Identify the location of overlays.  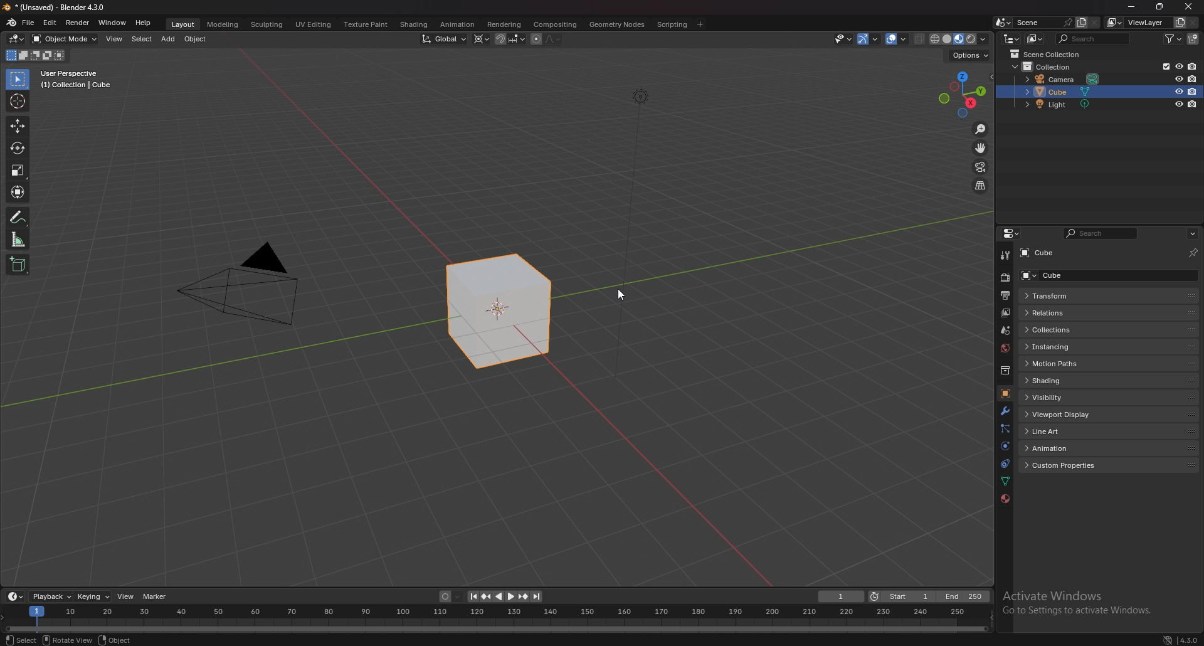
(896, 40).